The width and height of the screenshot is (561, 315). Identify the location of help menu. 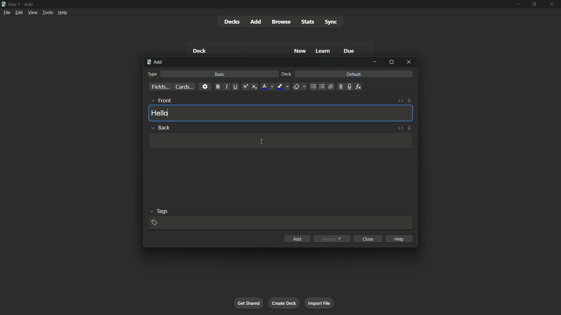
(63, 13).